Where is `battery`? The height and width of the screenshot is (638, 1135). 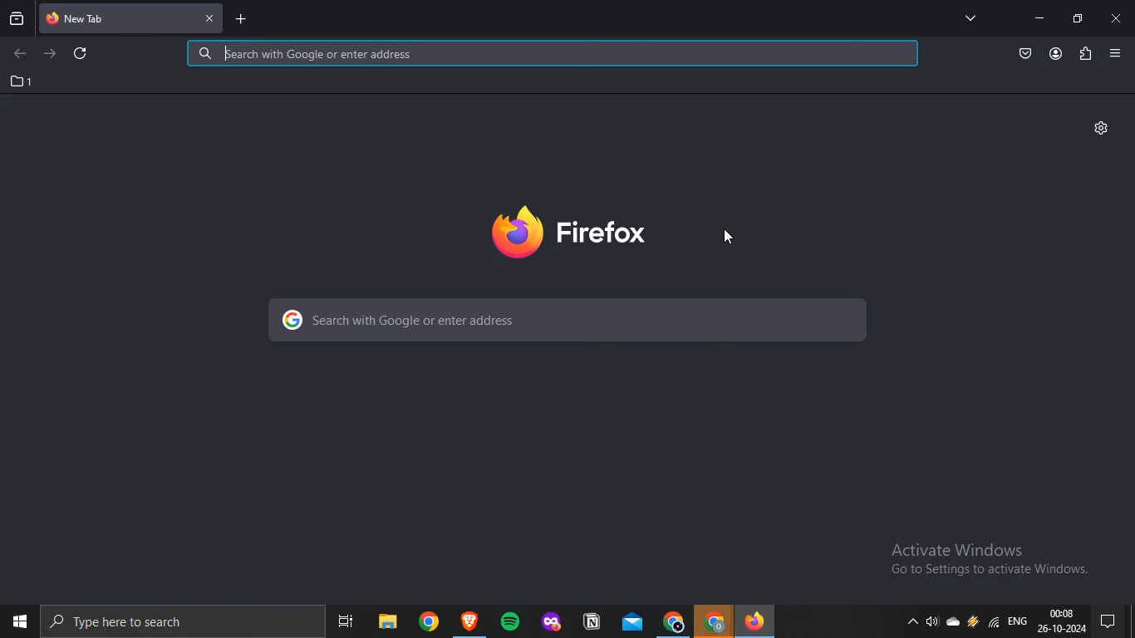
battery is located at coordinates (971, 626).